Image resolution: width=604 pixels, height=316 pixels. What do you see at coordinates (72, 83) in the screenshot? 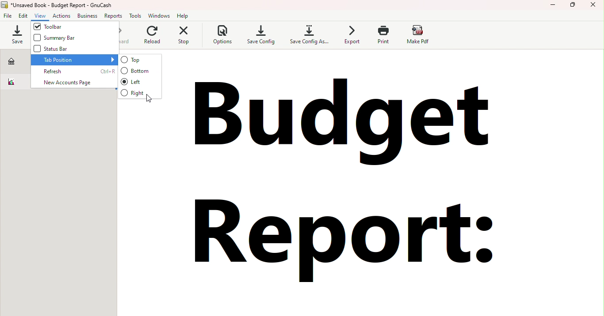
I see `New accounts page` at bounding box center [72, 83].